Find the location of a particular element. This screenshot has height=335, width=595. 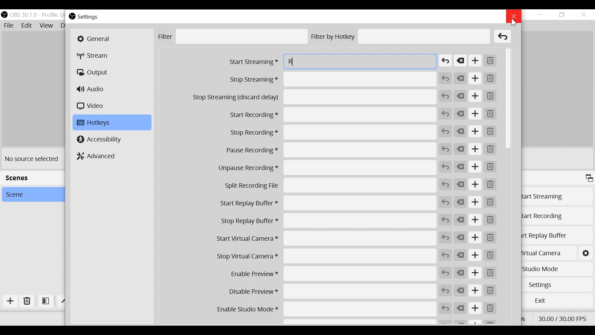

Revert is located at coordinates (446, 308).